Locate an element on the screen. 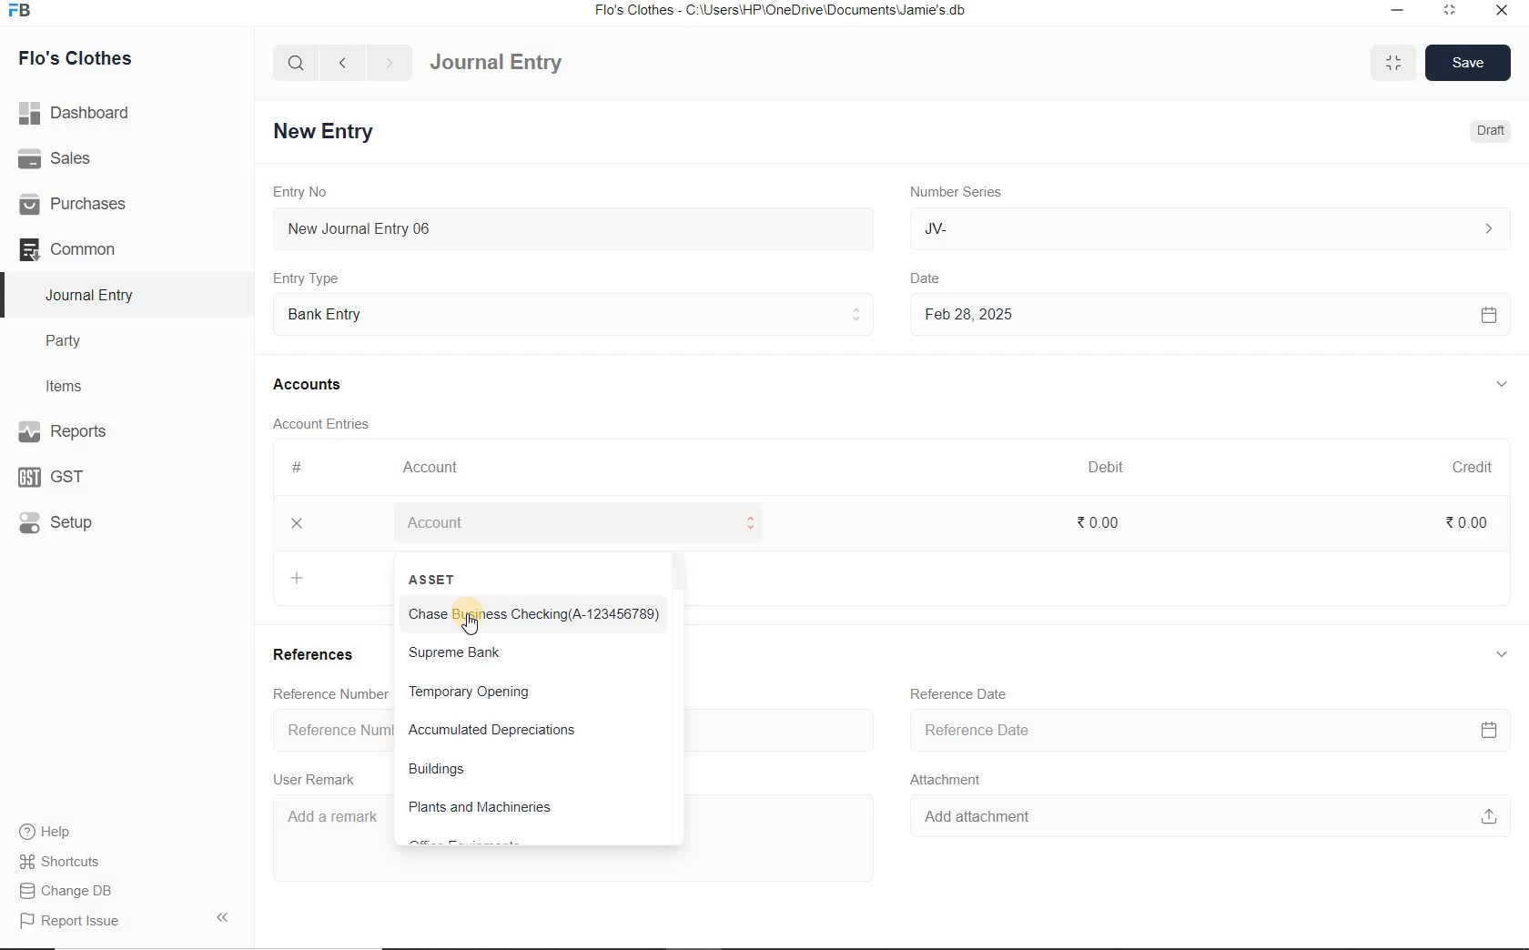 The width and height of the screenshot is (1529, 950). References is located at coordinates (319, 657).